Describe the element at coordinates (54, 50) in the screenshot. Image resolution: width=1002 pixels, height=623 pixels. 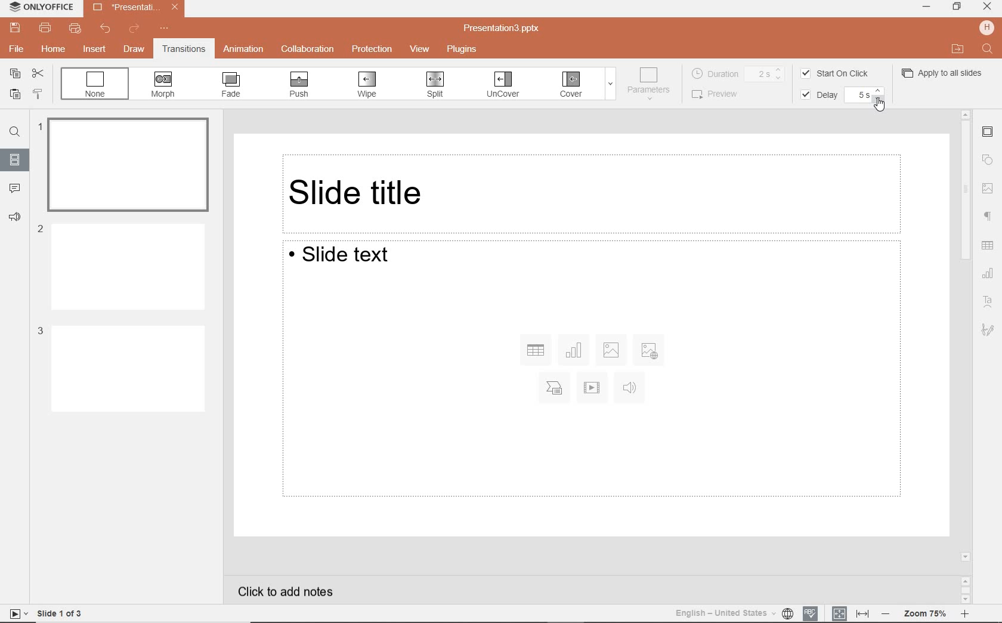
I see `home` at that location.